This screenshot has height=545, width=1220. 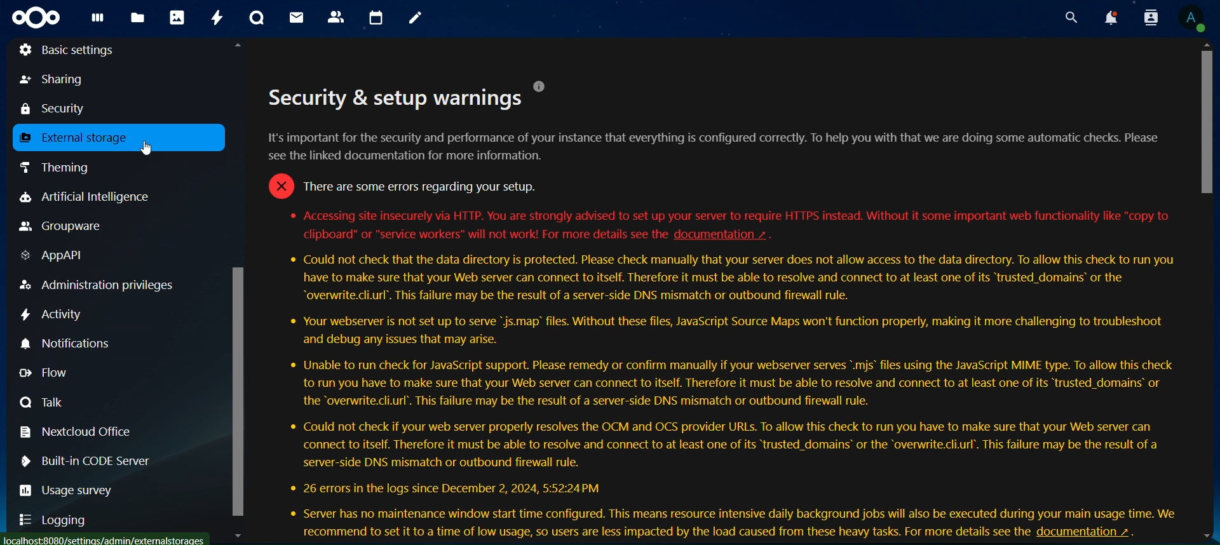 I want to click on contact, so click(x=337, y=17).